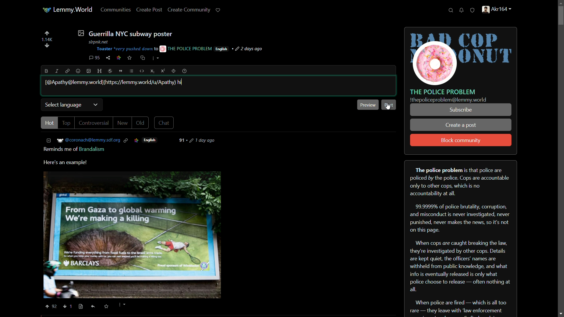  Describe the element at coordinates (461, 238) in the screenshot. I see `about server` at that location.